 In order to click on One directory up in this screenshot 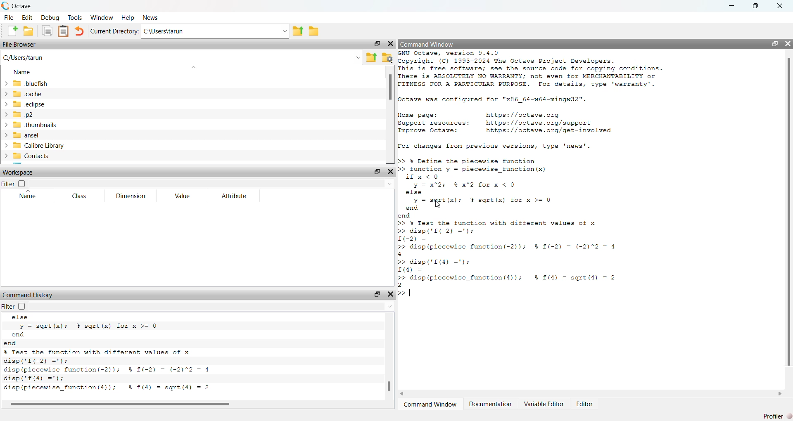, I will do `click(298, 31)`.